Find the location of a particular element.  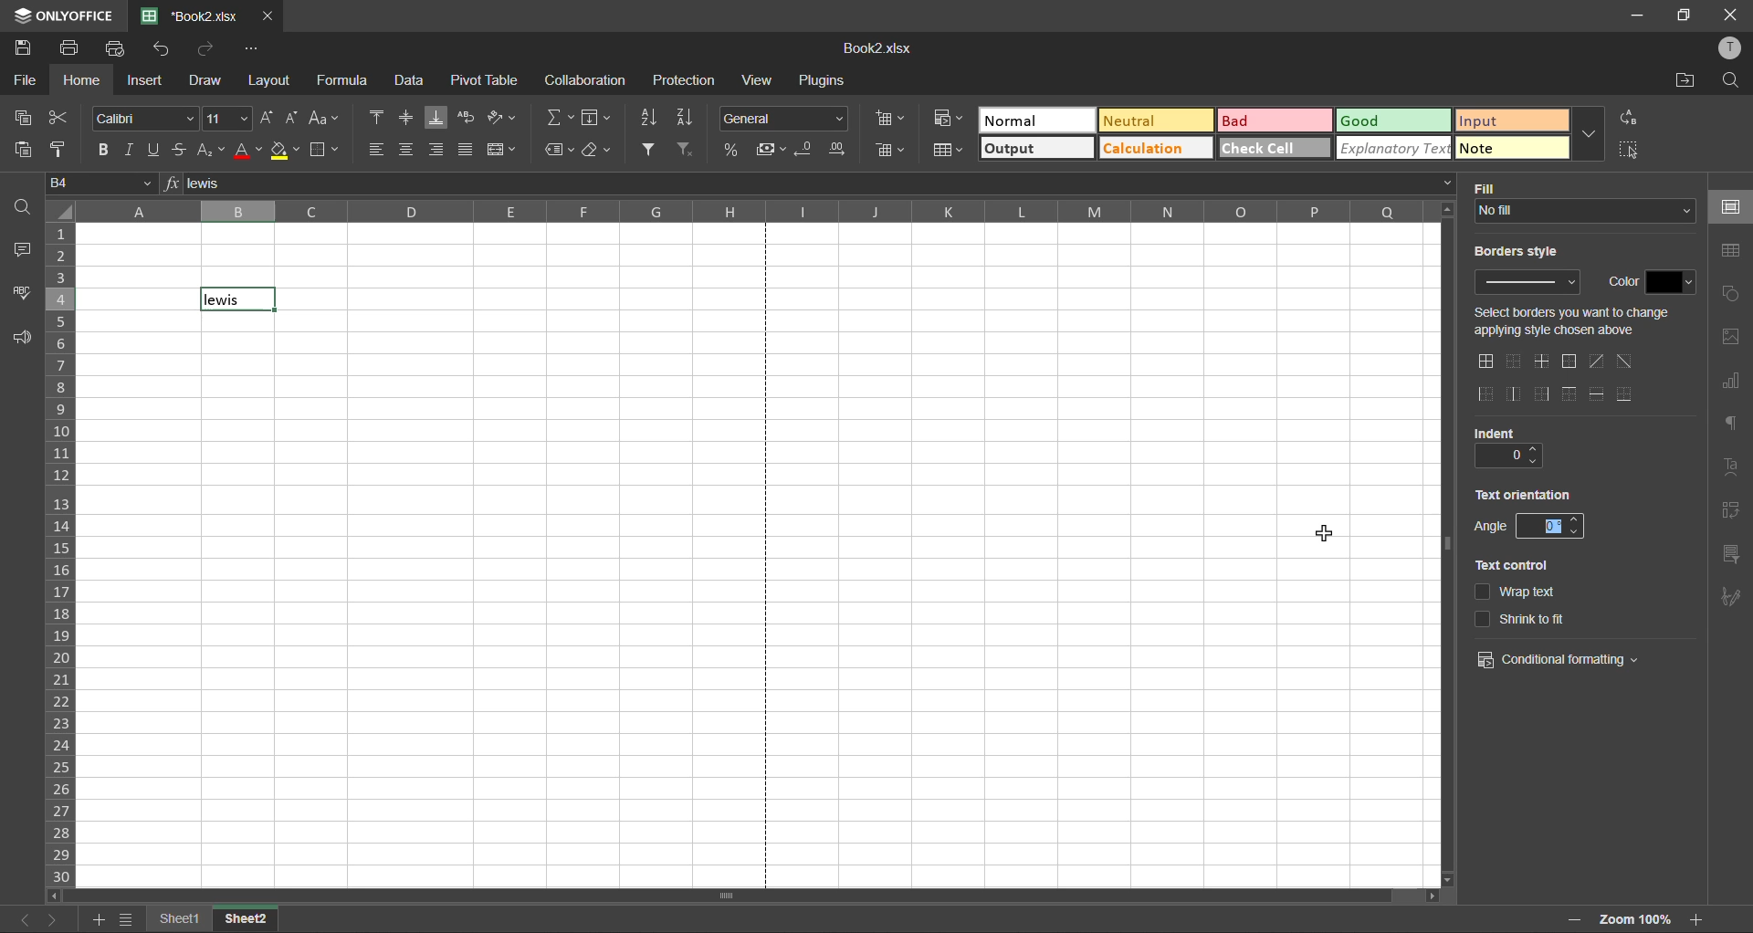

normal is located at coordinates (1035, 121).